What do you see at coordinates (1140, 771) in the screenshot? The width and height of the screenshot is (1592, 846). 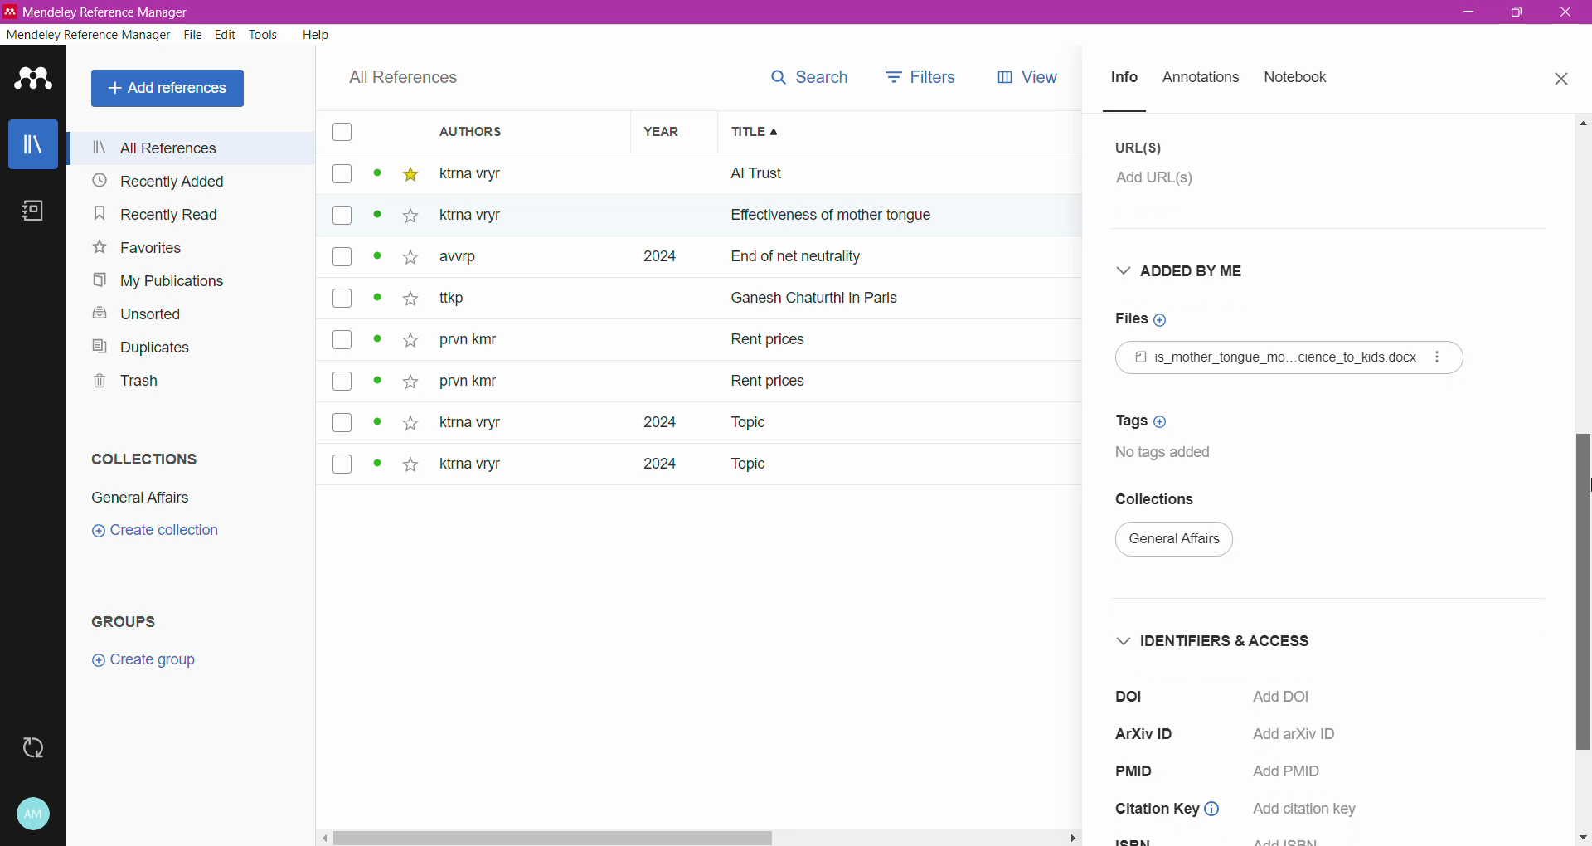 I see `PMID` at bounding box center [1140, 771].